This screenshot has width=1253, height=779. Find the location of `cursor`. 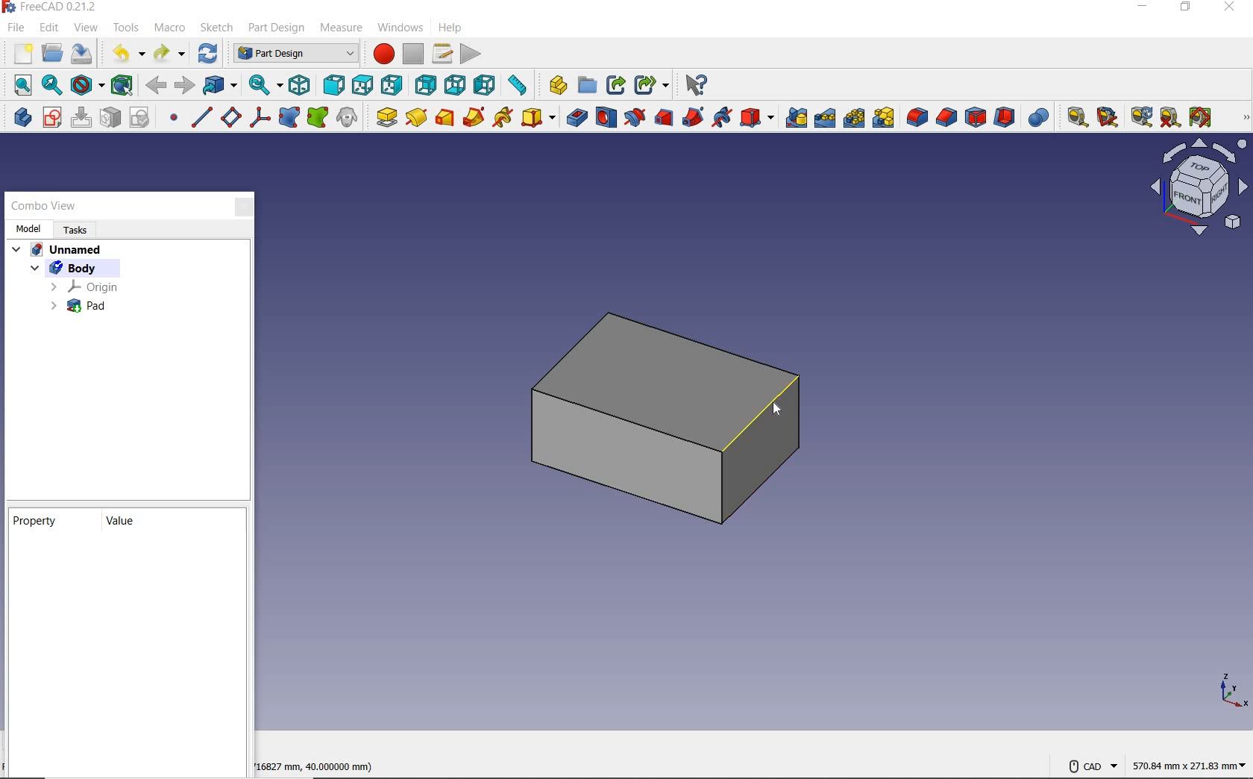

cursor is located at coordinates (773, 409).